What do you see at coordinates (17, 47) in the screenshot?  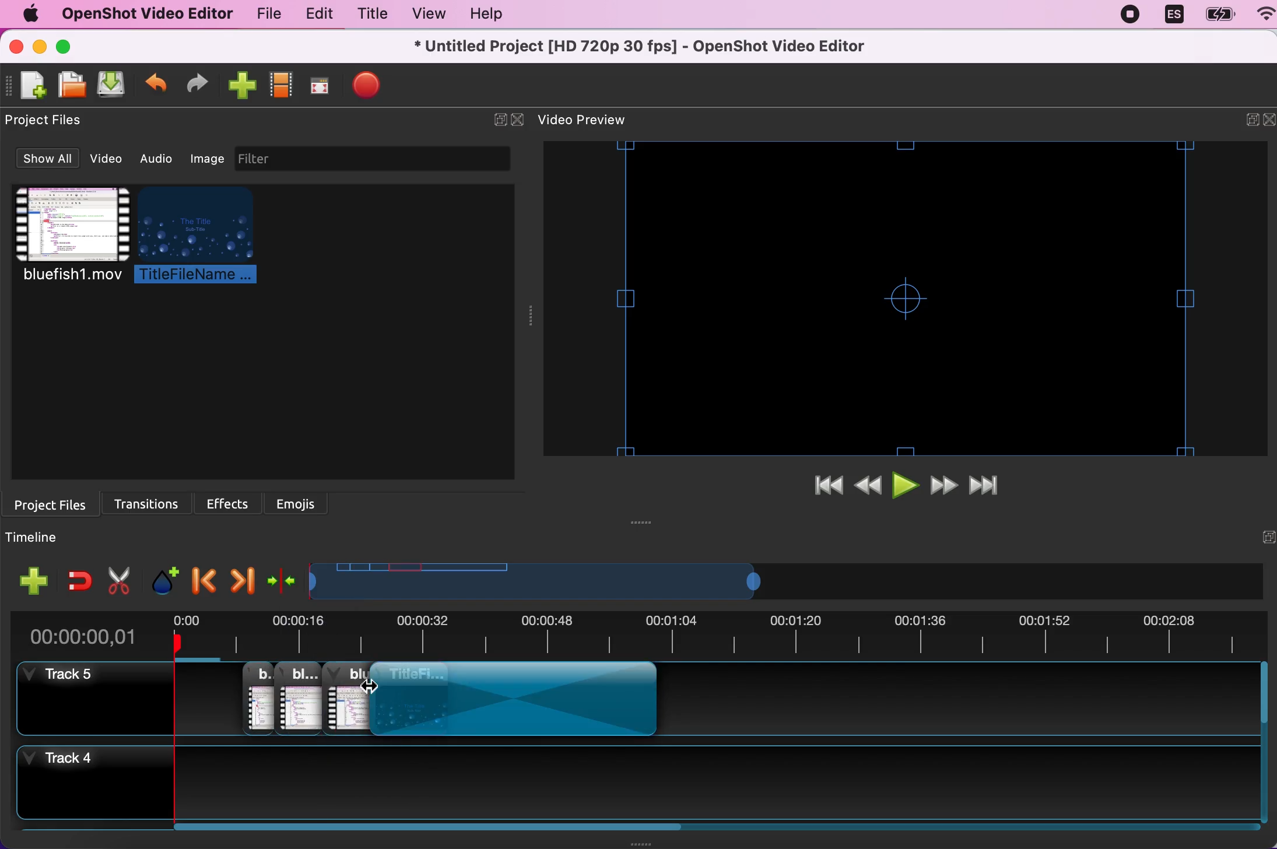 I see `close` at bounding box center [17, 47].